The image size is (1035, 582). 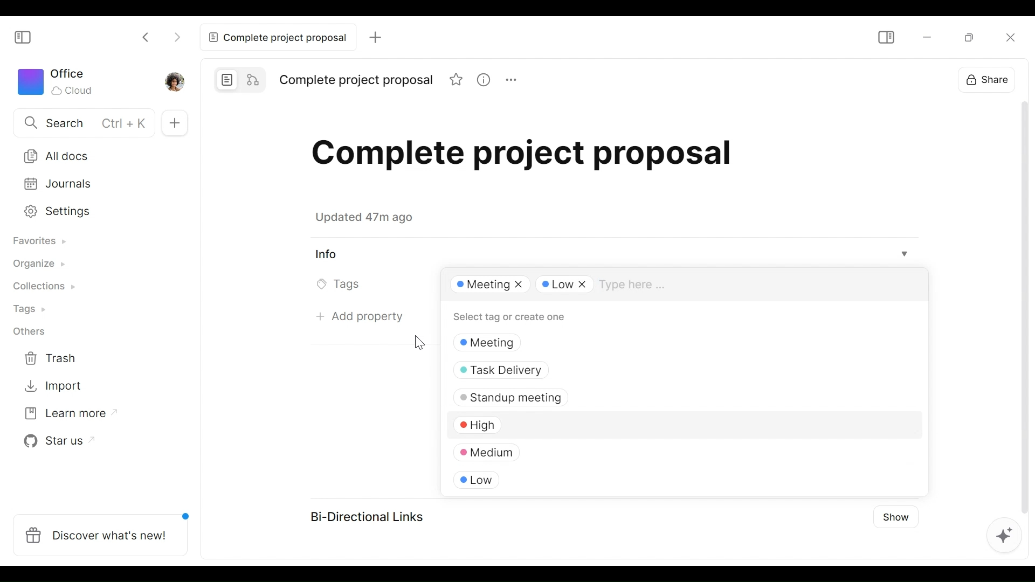 What do you see at coordinates (80, 122) in the screenshot?
I see `Search` at bounding box center [80, 122].